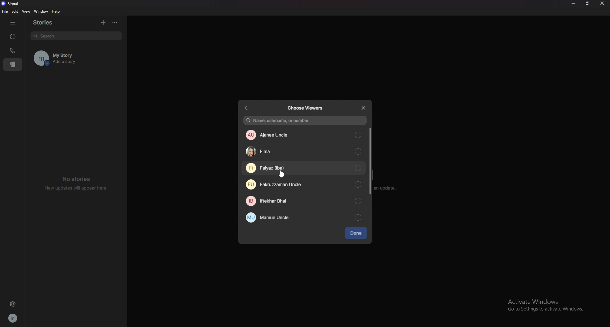 The image size is (610, 327). What do you see at coordinates (11, 4) in the screenshot?
I see `signal` at bounding box center [11, 4].